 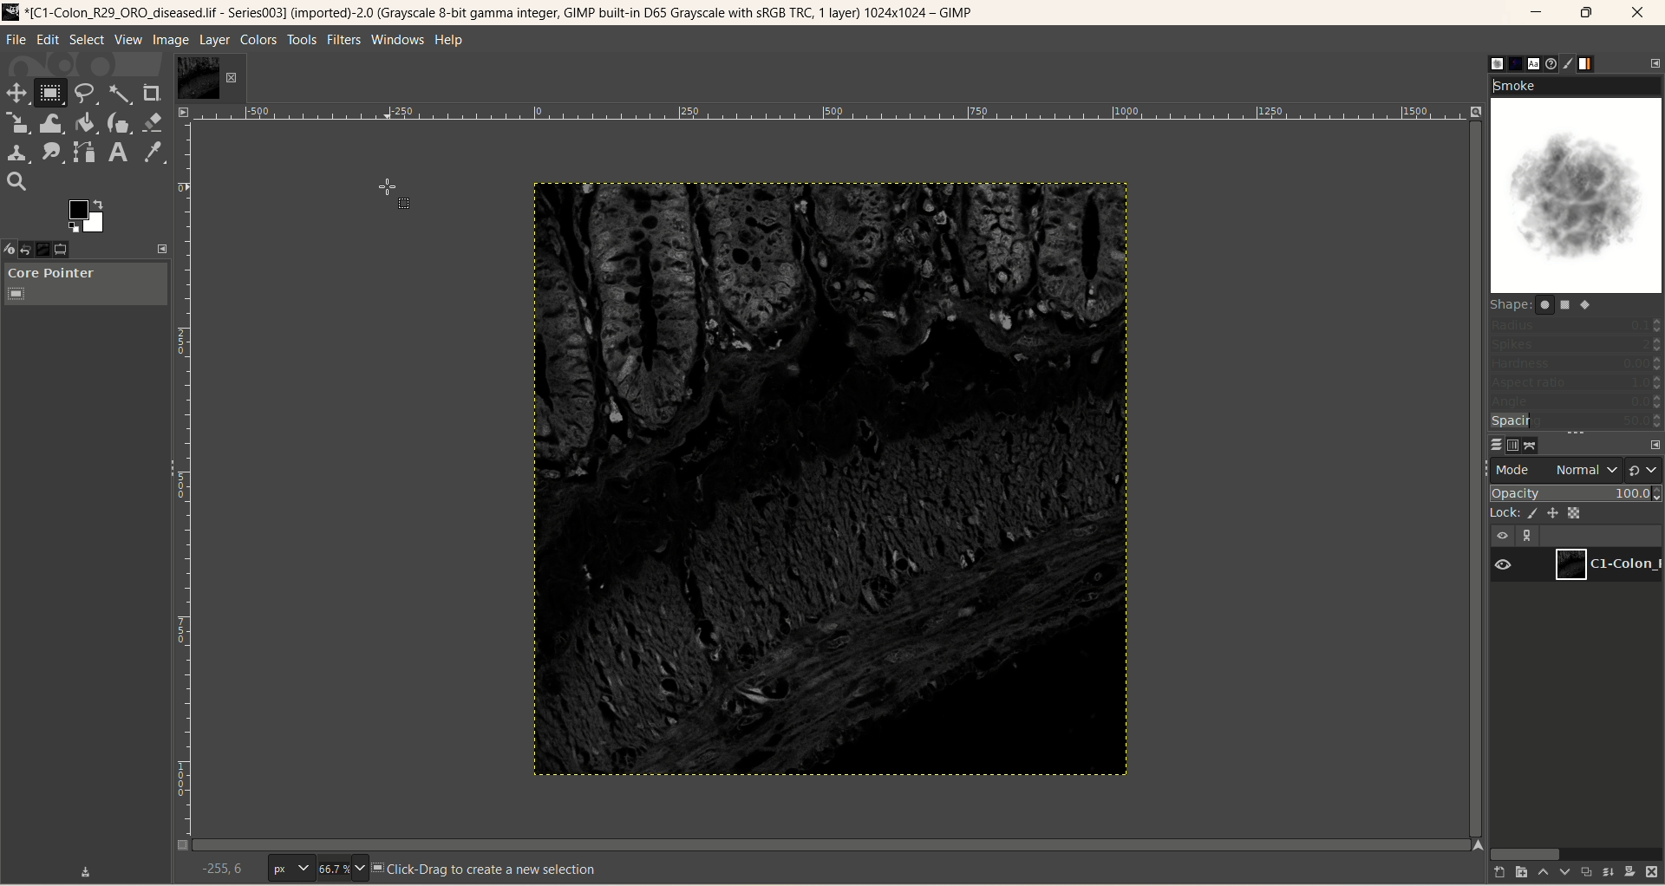 What do you see at coordinates (1496, 446) in the screenshot?
I see `layers` at bounding box center [1496, 446].